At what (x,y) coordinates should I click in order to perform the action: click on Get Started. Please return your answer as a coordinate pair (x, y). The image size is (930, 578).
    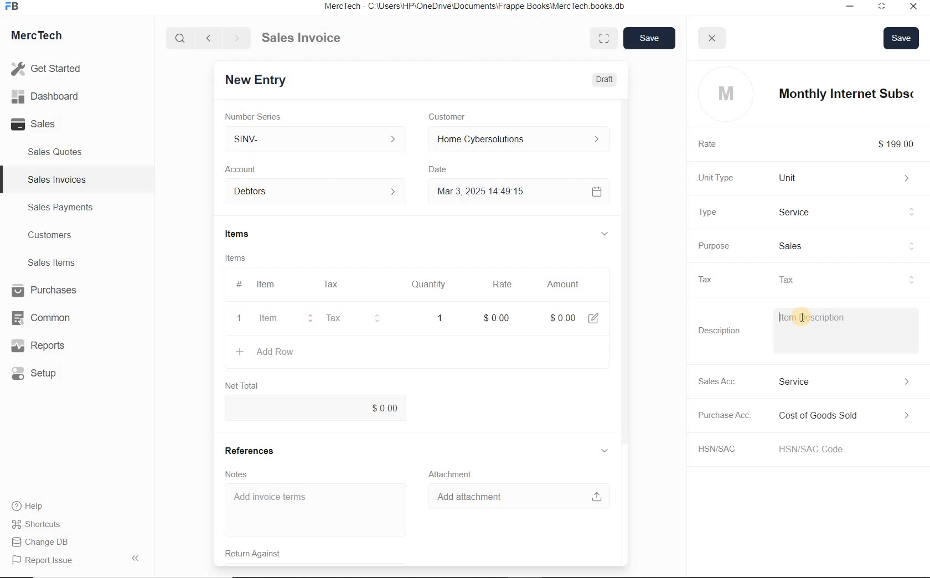
    Looking at the image, I should click on (50, 69).